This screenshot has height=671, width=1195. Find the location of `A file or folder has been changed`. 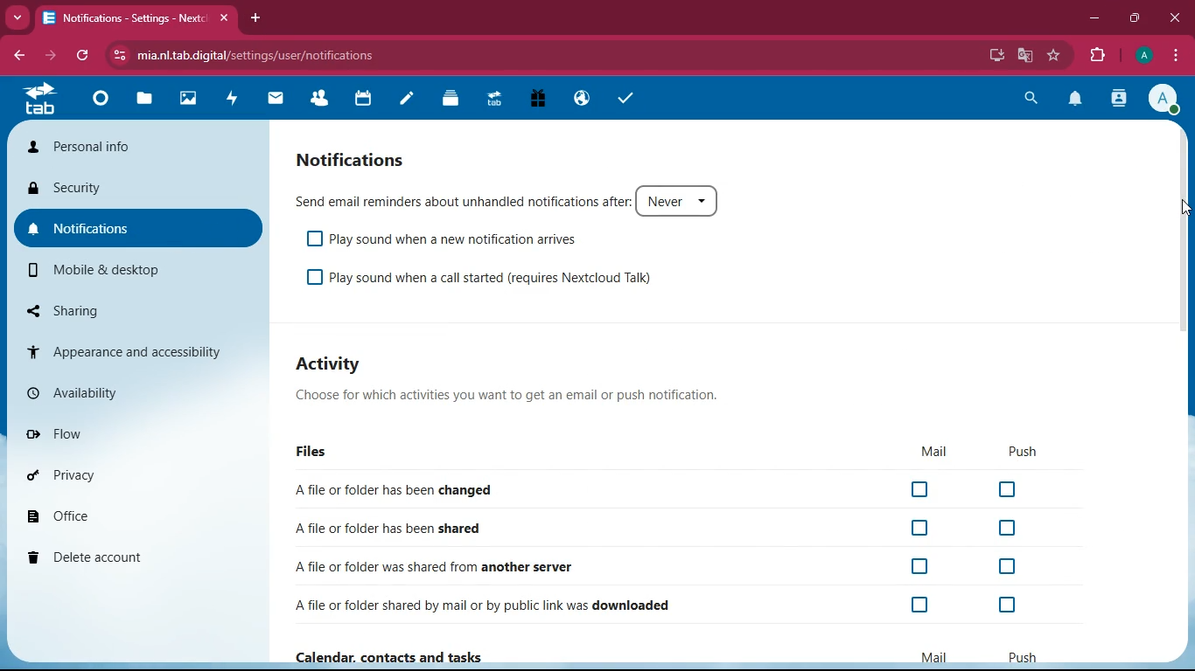

A file or folder has been changed is located at coordinates (662, 491).